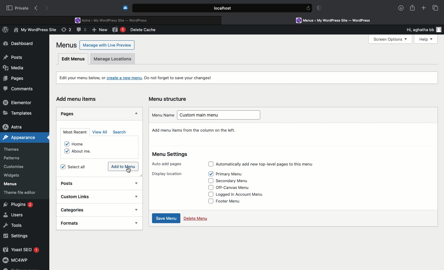  What do you see at coordinates (16, 149) in the screenshot?
I see `Themes` at bounding box center [16, 149].